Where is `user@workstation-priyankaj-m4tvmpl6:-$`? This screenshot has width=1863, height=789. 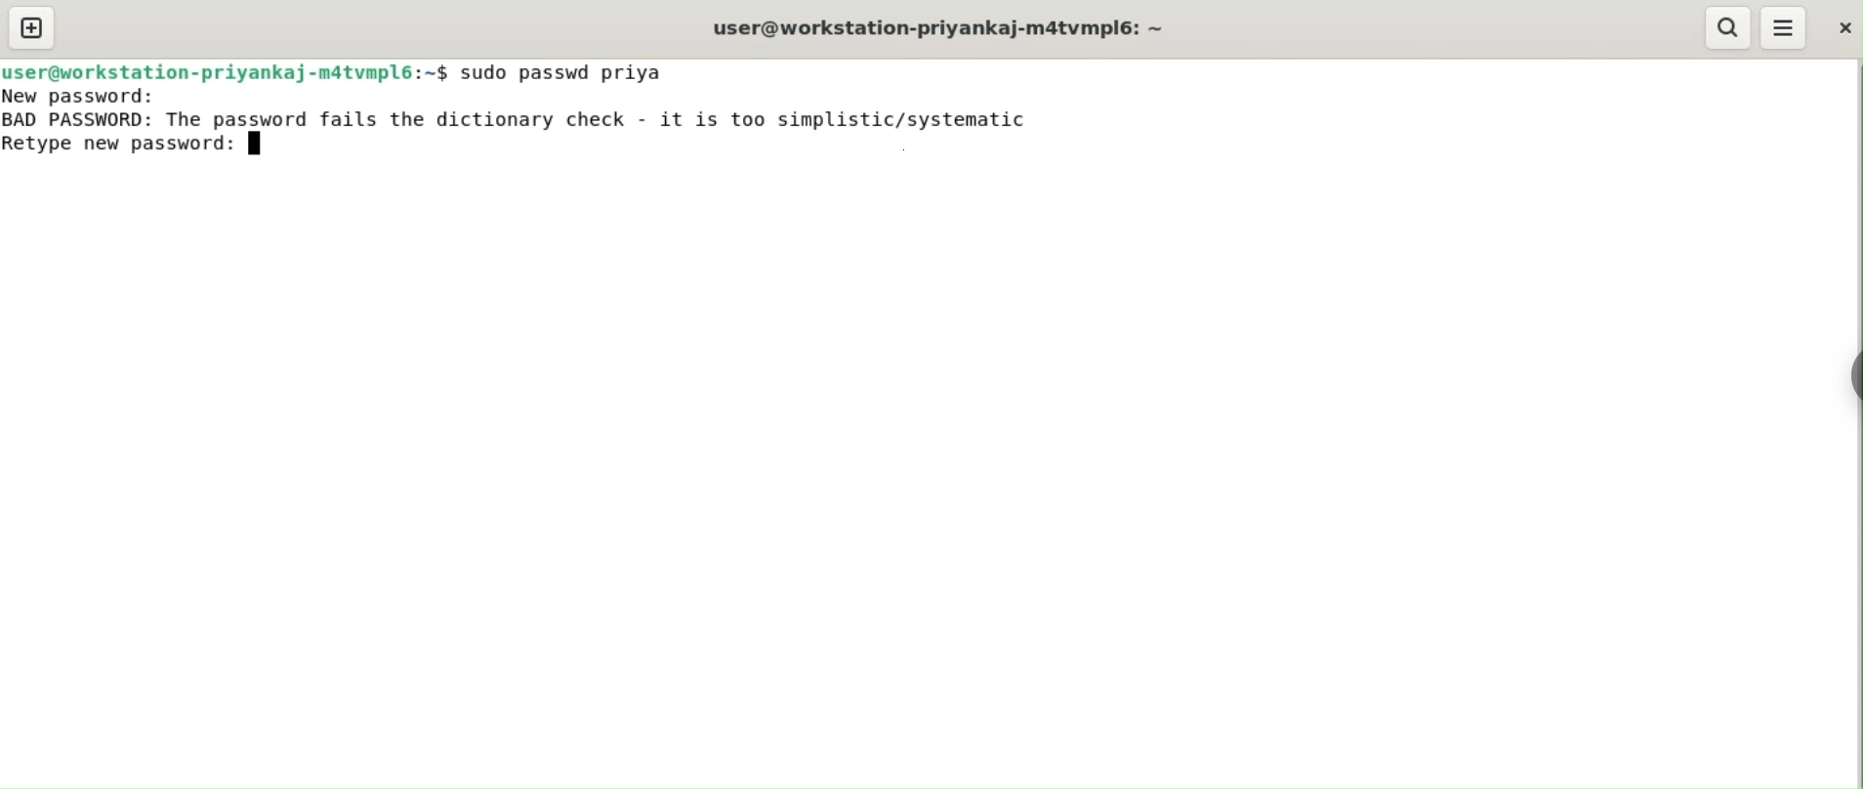
user@workstation-priyankaj-m4tvmpl6:-$ is located at coordinates (952, 26).